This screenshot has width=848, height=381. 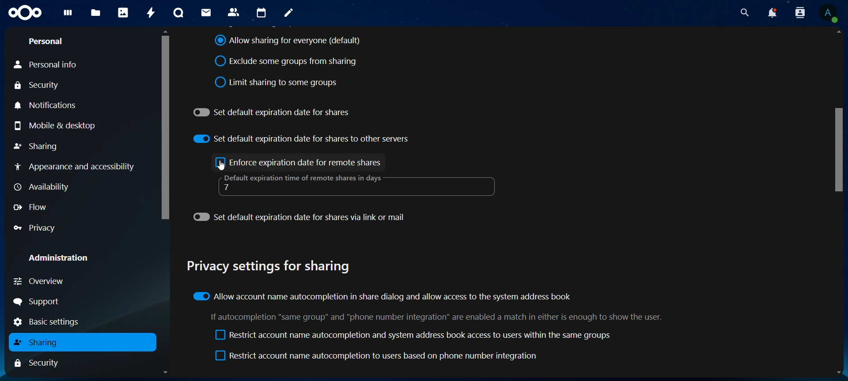 I want to click on security, so click(x=42, y=85).